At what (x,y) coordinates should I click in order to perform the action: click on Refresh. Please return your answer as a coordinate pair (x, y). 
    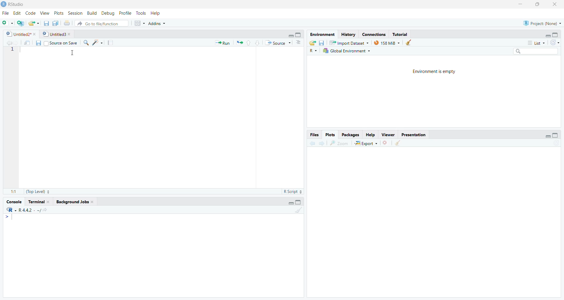
    Looking at the image, I should click on (556, 43).